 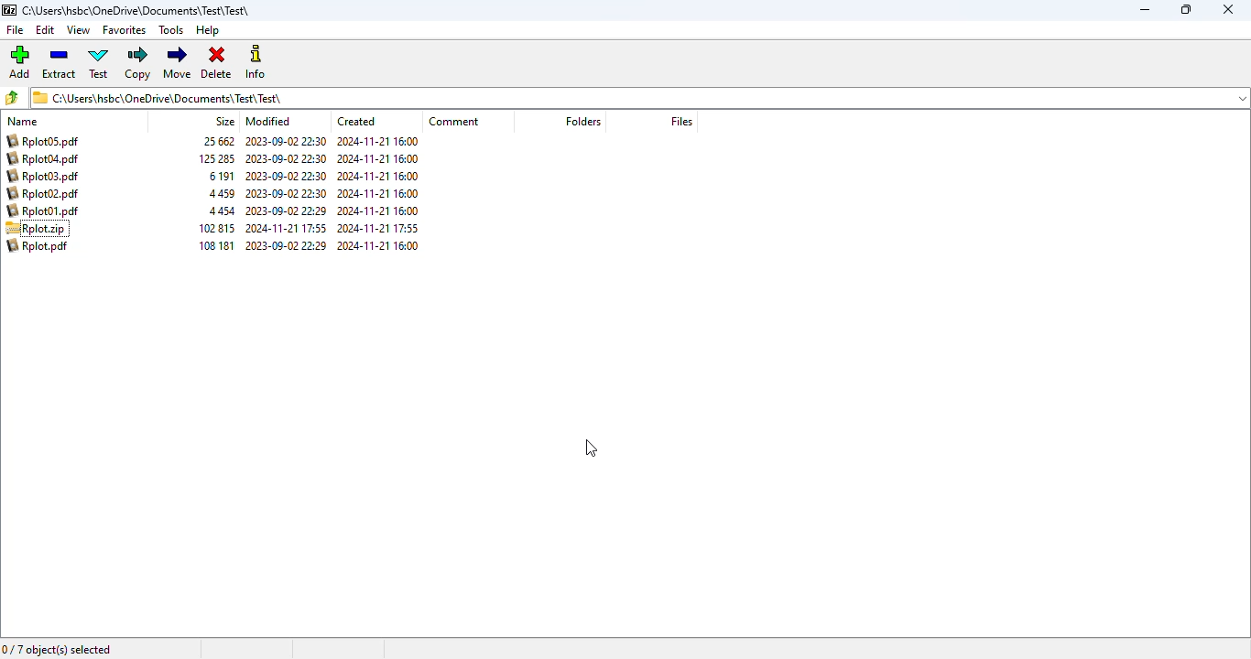 I want to click on minimize, so click(x=1145, y=10).